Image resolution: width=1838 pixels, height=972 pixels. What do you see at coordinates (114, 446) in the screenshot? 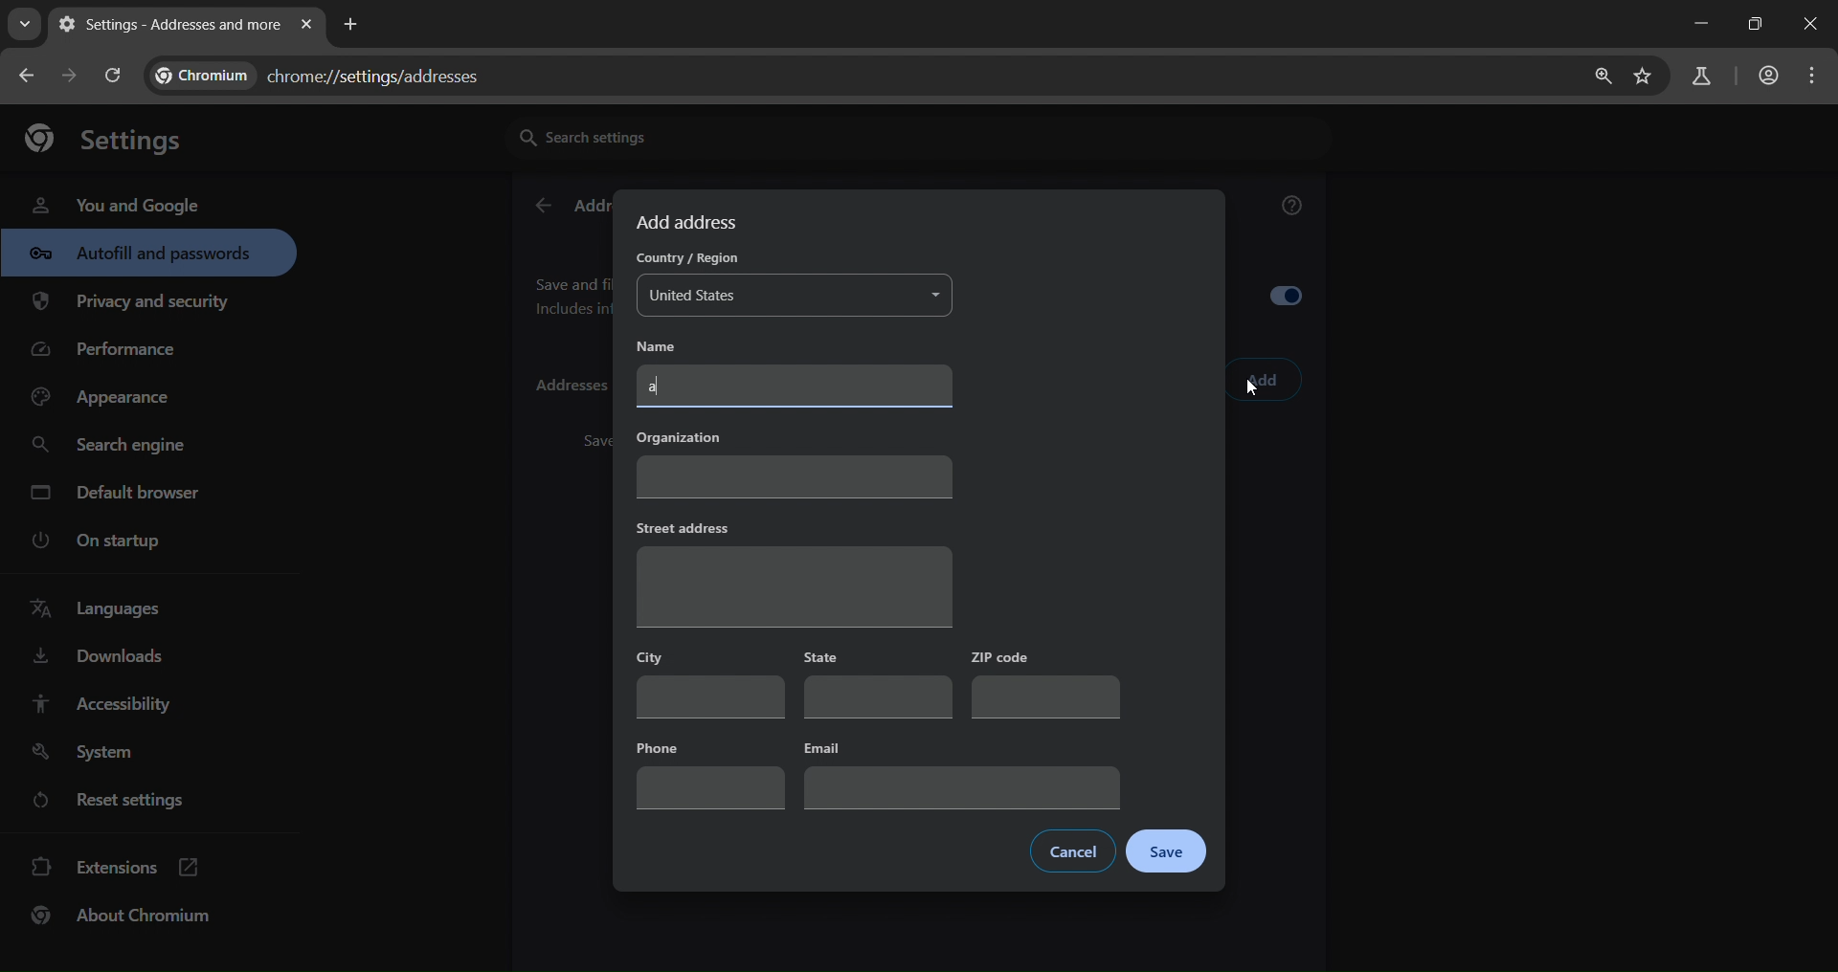
I see `search engine` at bounding box center [114, 446].